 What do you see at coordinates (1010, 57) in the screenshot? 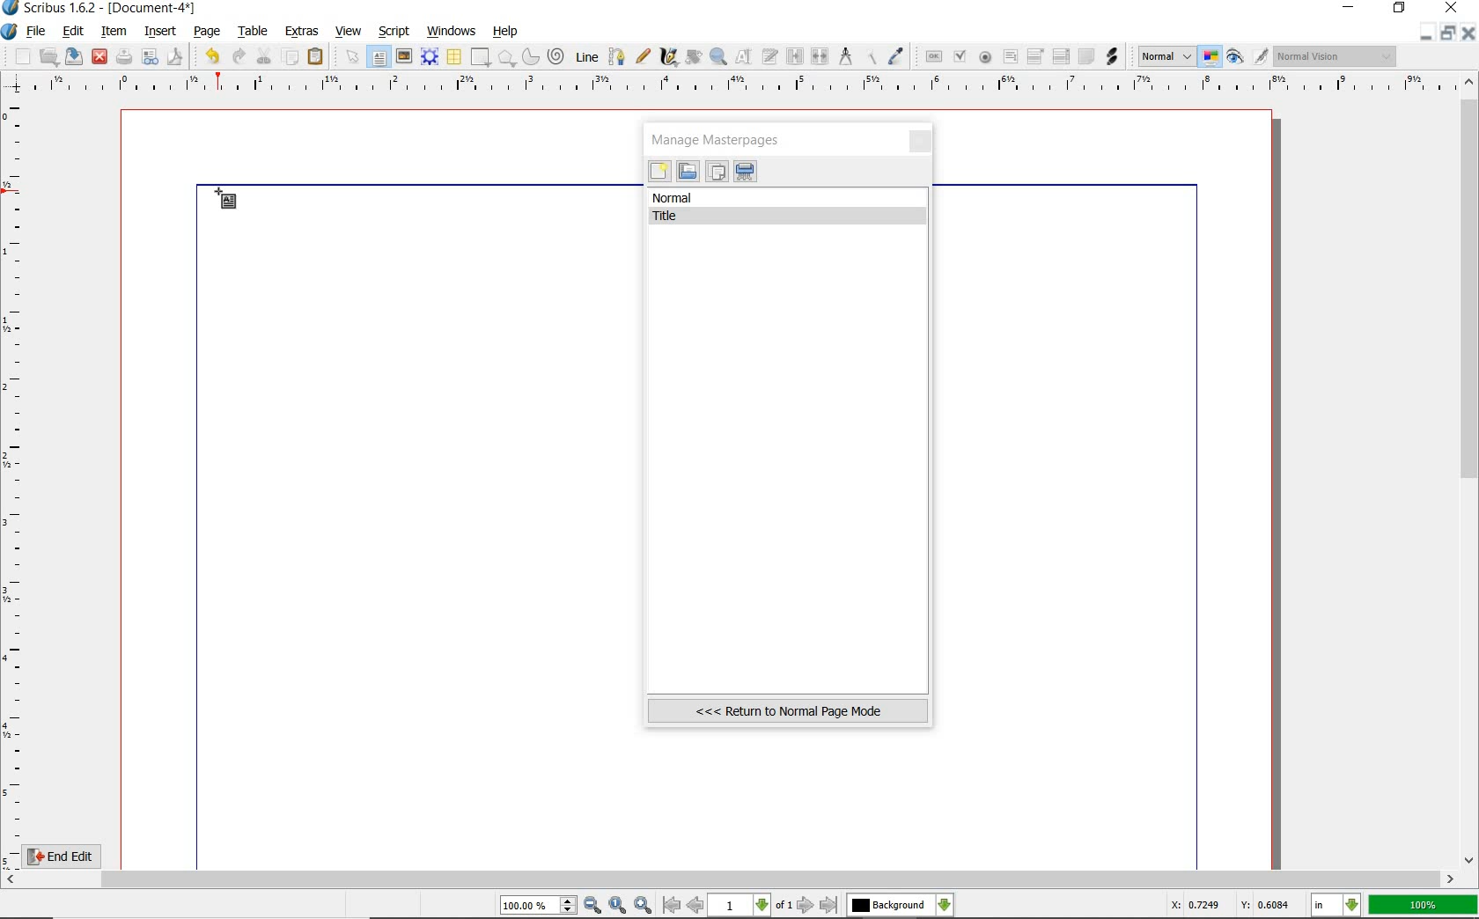
I see `pdf text field` at bounding box center [1010, 57].